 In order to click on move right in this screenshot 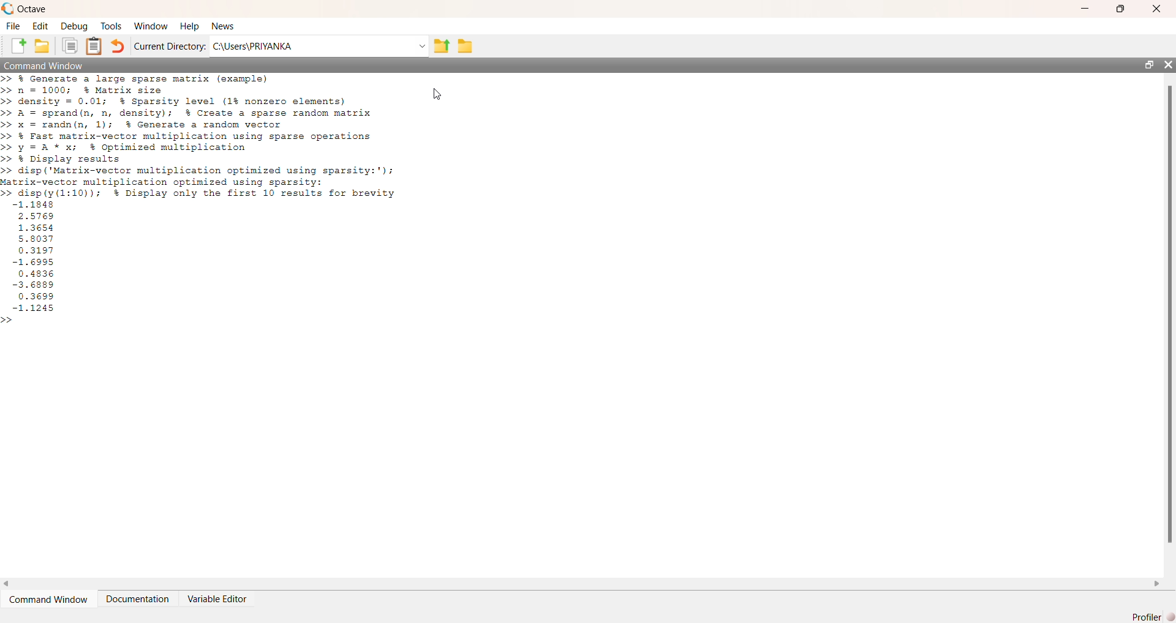, I will do `click(1159, 583)`.